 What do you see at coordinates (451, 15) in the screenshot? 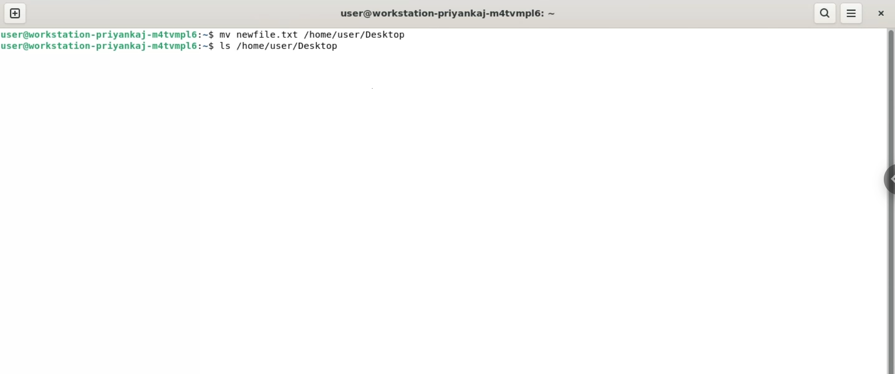
I see `user@workstation-priyankaj-matvmpl6:~` at bounding box center [451, 15].